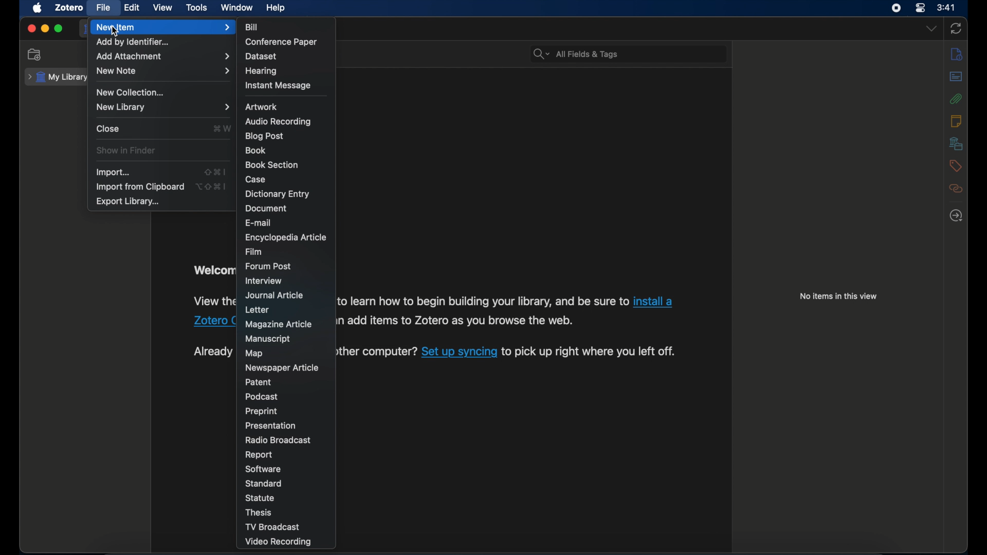  What do you see at coordinates (255, 252) in the screenshot?
I see `film` at bounding box center [255, 252].